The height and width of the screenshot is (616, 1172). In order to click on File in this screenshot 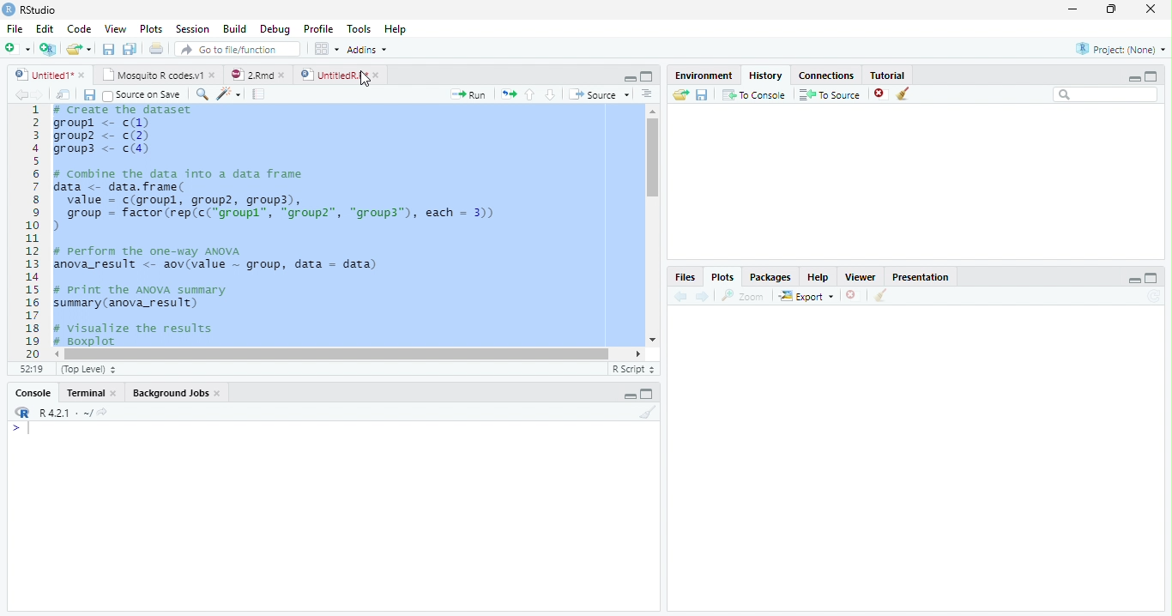, I will do `click(13, 27)`.